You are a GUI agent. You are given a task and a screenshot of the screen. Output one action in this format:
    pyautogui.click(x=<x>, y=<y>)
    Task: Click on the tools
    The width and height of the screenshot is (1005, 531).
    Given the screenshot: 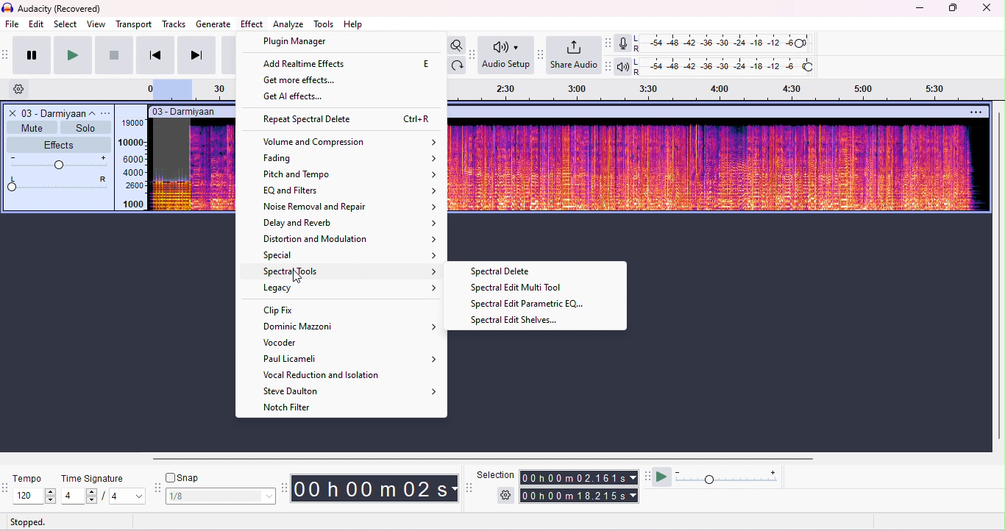 What is the action you would take?
    pyautogui.click(x=323, y=24)
    